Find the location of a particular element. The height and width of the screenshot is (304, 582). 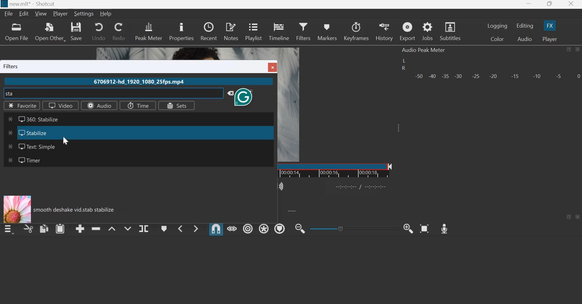

Filters is located at coordinates (304, 31).